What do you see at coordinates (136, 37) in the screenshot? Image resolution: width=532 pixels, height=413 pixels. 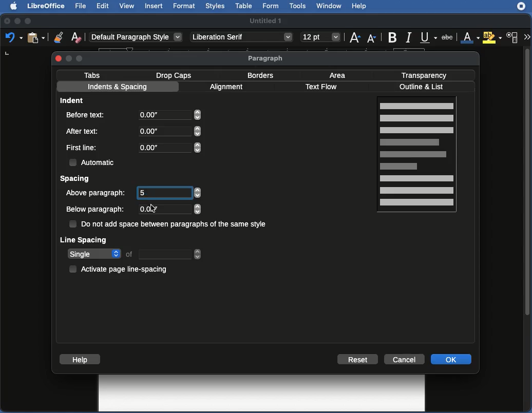 I see `Default paragraph styl` at bounding box center [136, 37].